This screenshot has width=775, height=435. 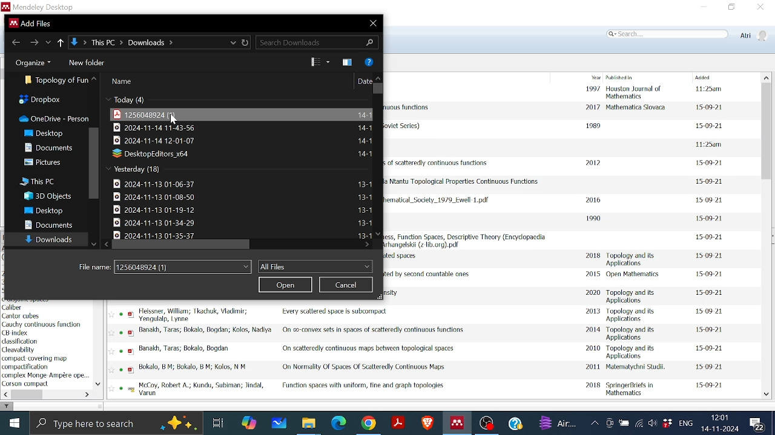 What do you see at coordinates (637, 106) in the screenshot?
I see `Published in` at bounding box center [637, 106].